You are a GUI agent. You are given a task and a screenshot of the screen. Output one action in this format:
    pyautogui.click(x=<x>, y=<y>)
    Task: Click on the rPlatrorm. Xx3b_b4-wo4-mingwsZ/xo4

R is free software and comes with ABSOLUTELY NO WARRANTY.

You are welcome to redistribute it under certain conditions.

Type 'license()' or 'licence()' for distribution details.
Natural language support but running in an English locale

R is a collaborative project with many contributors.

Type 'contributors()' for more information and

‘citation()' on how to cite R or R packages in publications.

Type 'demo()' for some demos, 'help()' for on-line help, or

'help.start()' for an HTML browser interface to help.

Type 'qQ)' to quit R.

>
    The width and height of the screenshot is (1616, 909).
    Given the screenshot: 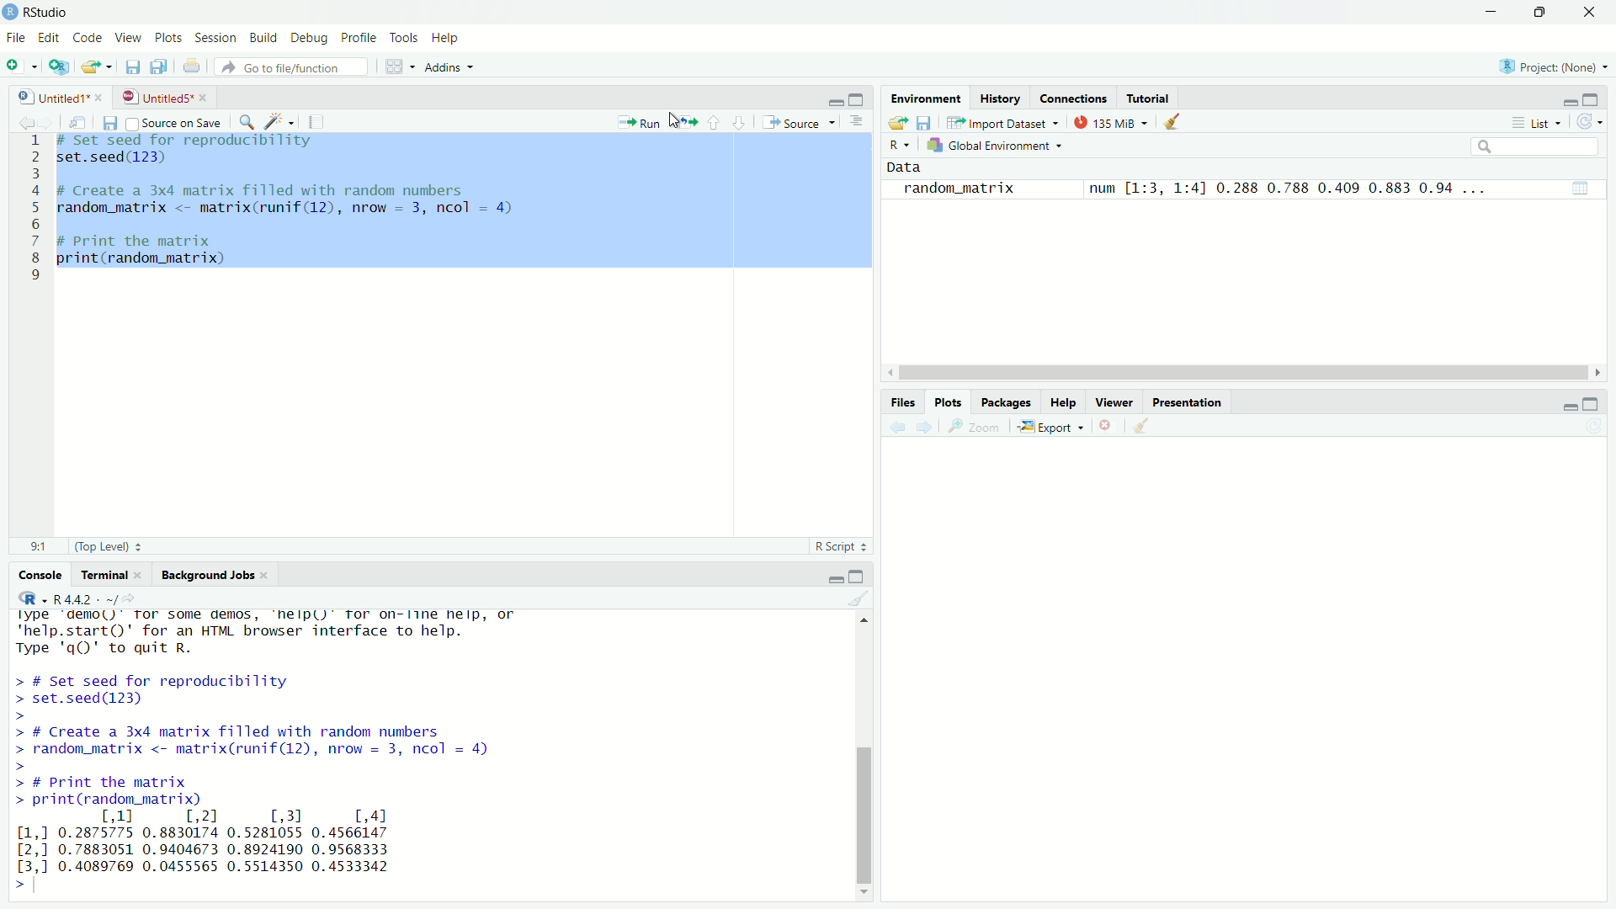 What is the action you would take?
    pyautogui.click(x=300, y=752)
    